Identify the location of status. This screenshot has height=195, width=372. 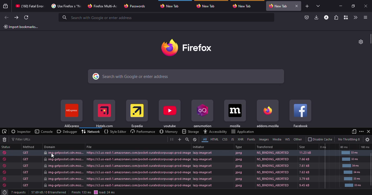
(181, 166).